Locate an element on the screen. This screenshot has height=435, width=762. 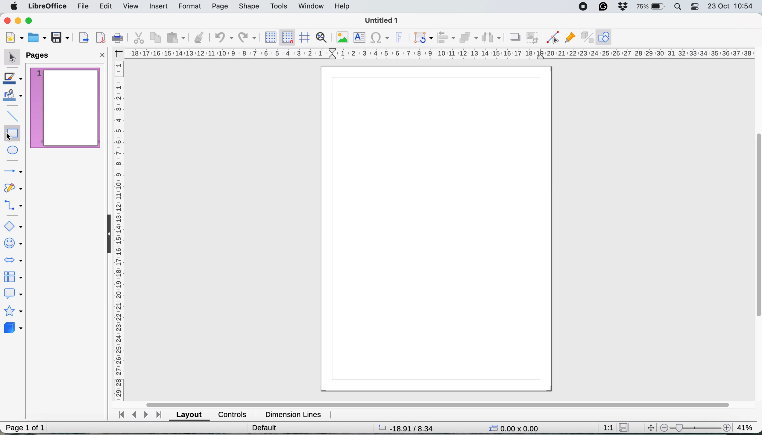
pages is located at coordinates (40, 56).